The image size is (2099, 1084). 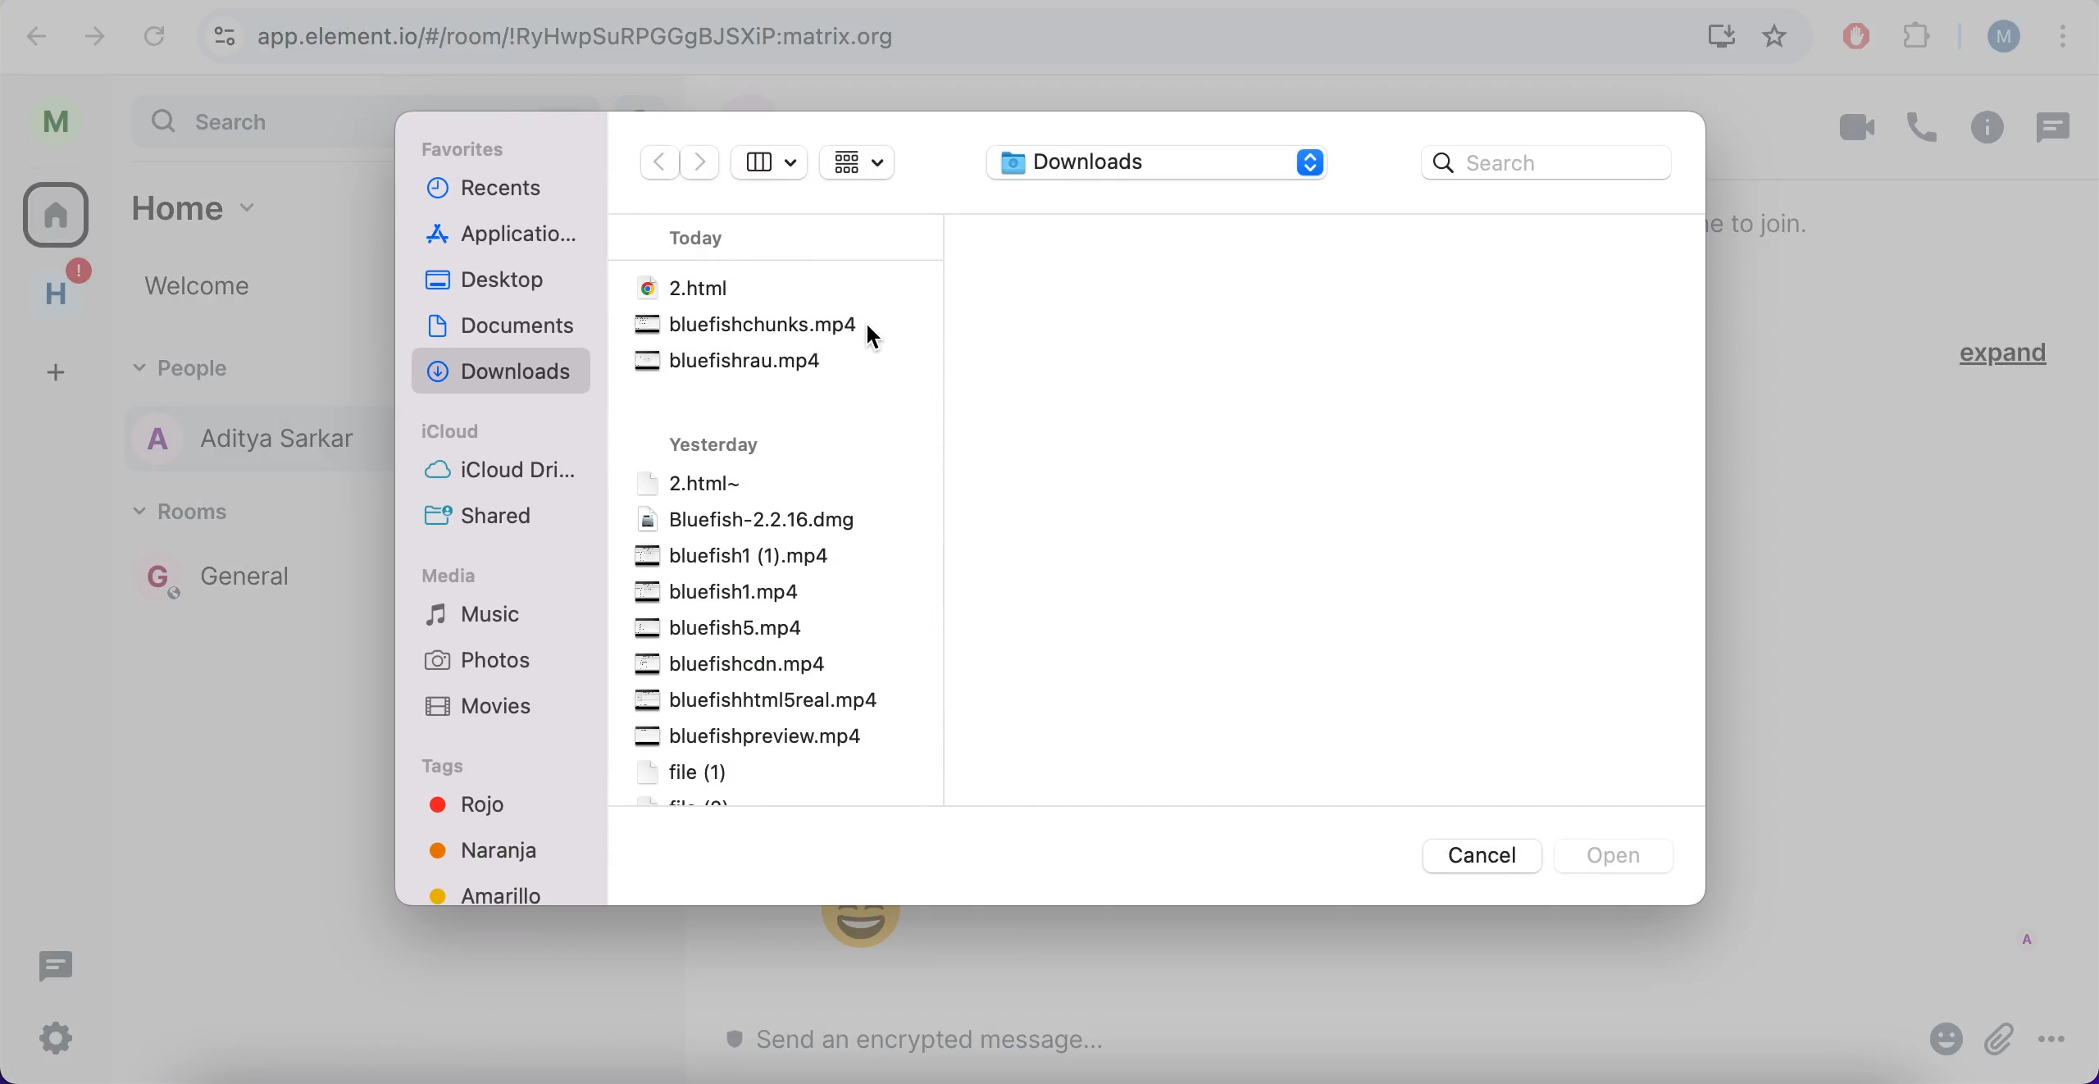 What do you see at coordinates (2003, 37) in the screenshot?
I see `user` at bounding box center [2003, 37].